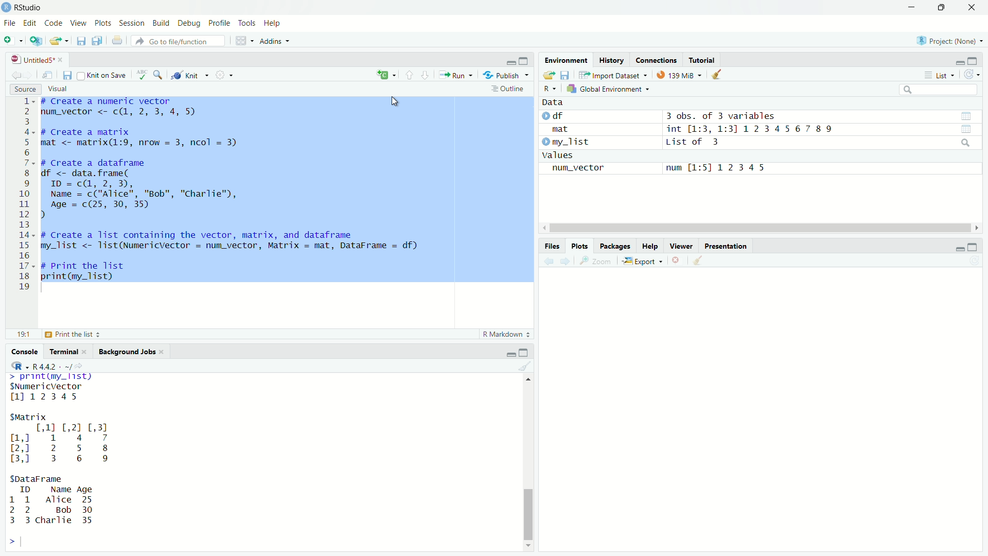 The height and width of the screenshot is (556, 988). Describe the element at coordinates (67, 76) in the screenshot. I see `save` at that location.